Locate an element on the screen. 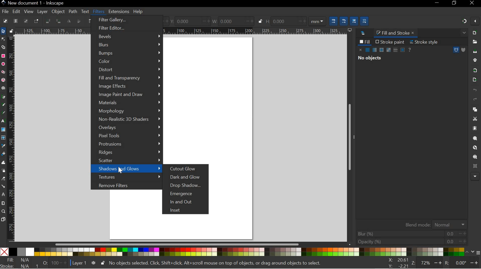 The height and width of the screenshot is (269, 481). PATH is located at coordinates (72, 11).